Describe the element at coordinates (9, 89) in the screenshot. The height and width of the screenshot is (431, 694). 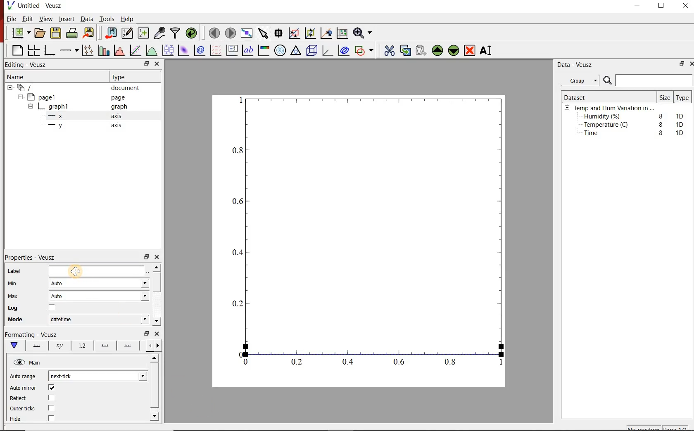
I see `hide sub menu` at that location.